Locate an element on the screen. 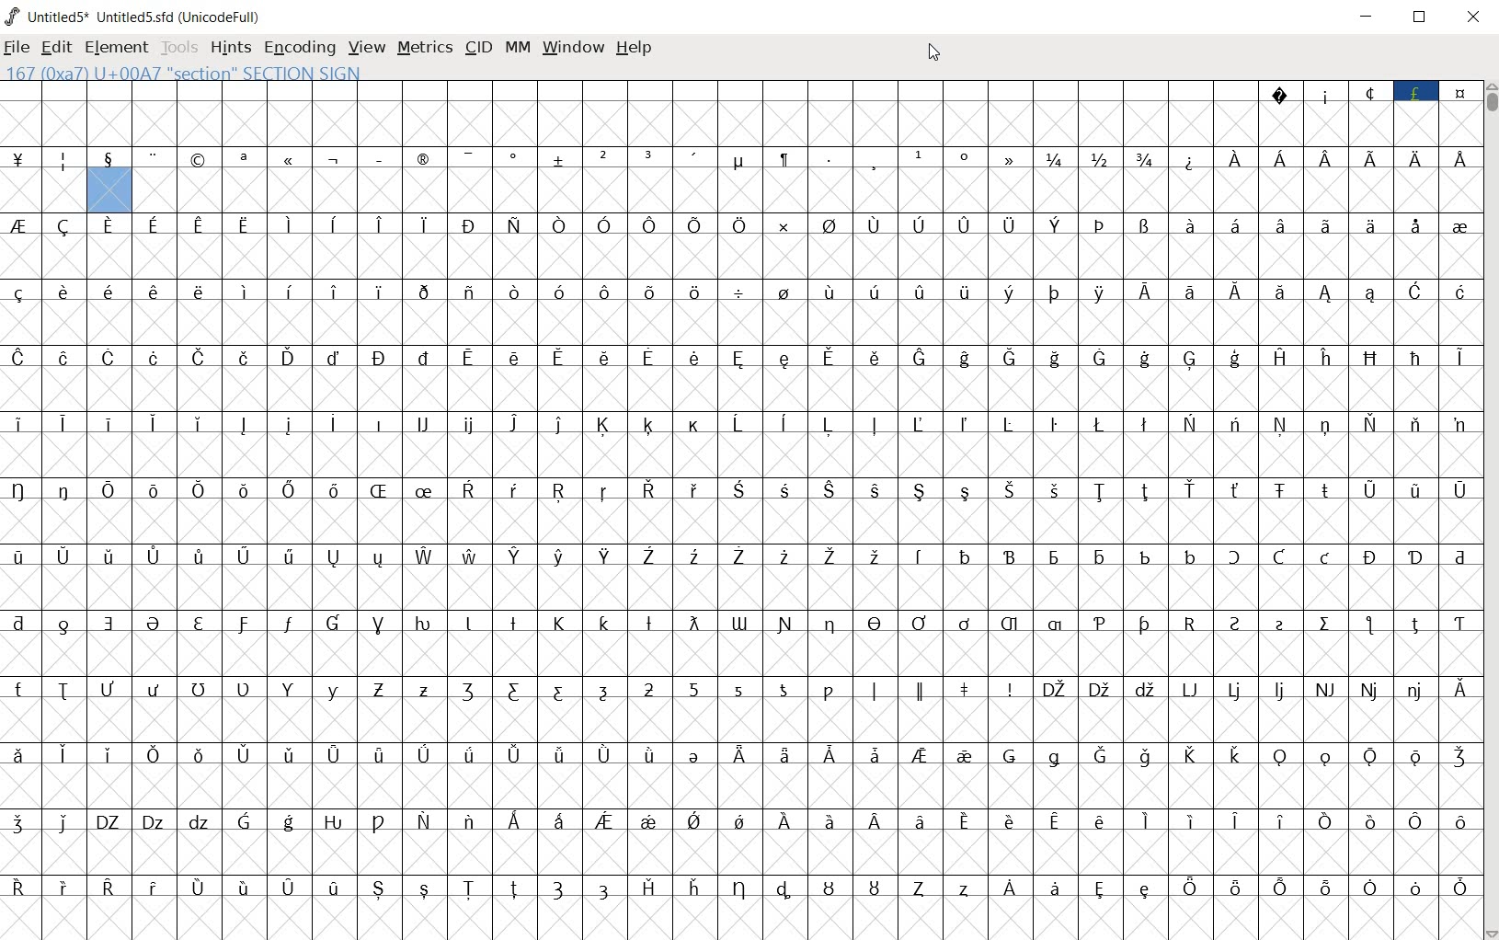 The image size is (1499, 940). empty cells is located at coordinates (44, 191).